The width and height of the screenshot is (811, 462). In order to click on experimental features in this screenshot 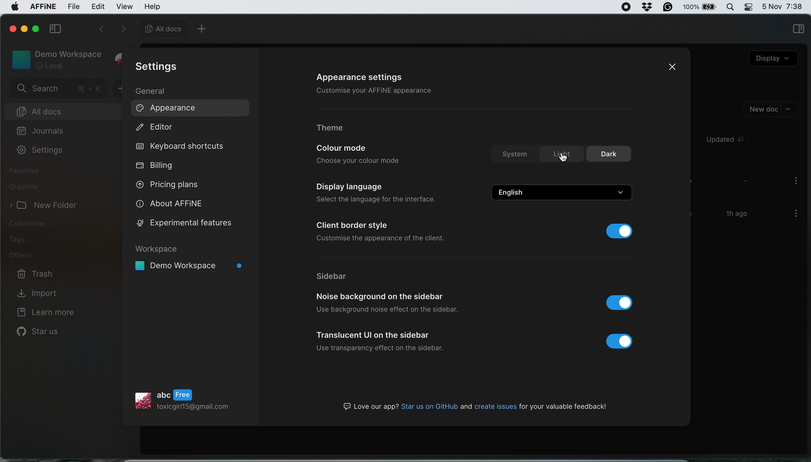, I will do `click(186, 223)`.